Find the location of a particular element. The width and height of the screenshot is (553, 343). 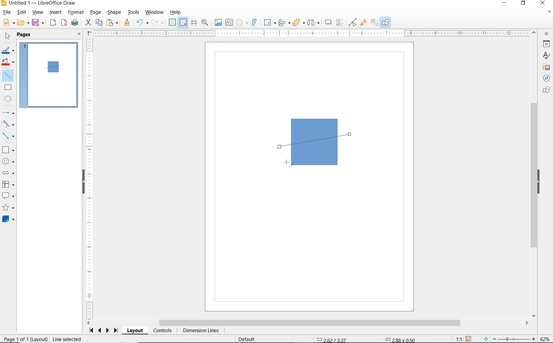

ELLIPSE is located at coordinates (9, 99).